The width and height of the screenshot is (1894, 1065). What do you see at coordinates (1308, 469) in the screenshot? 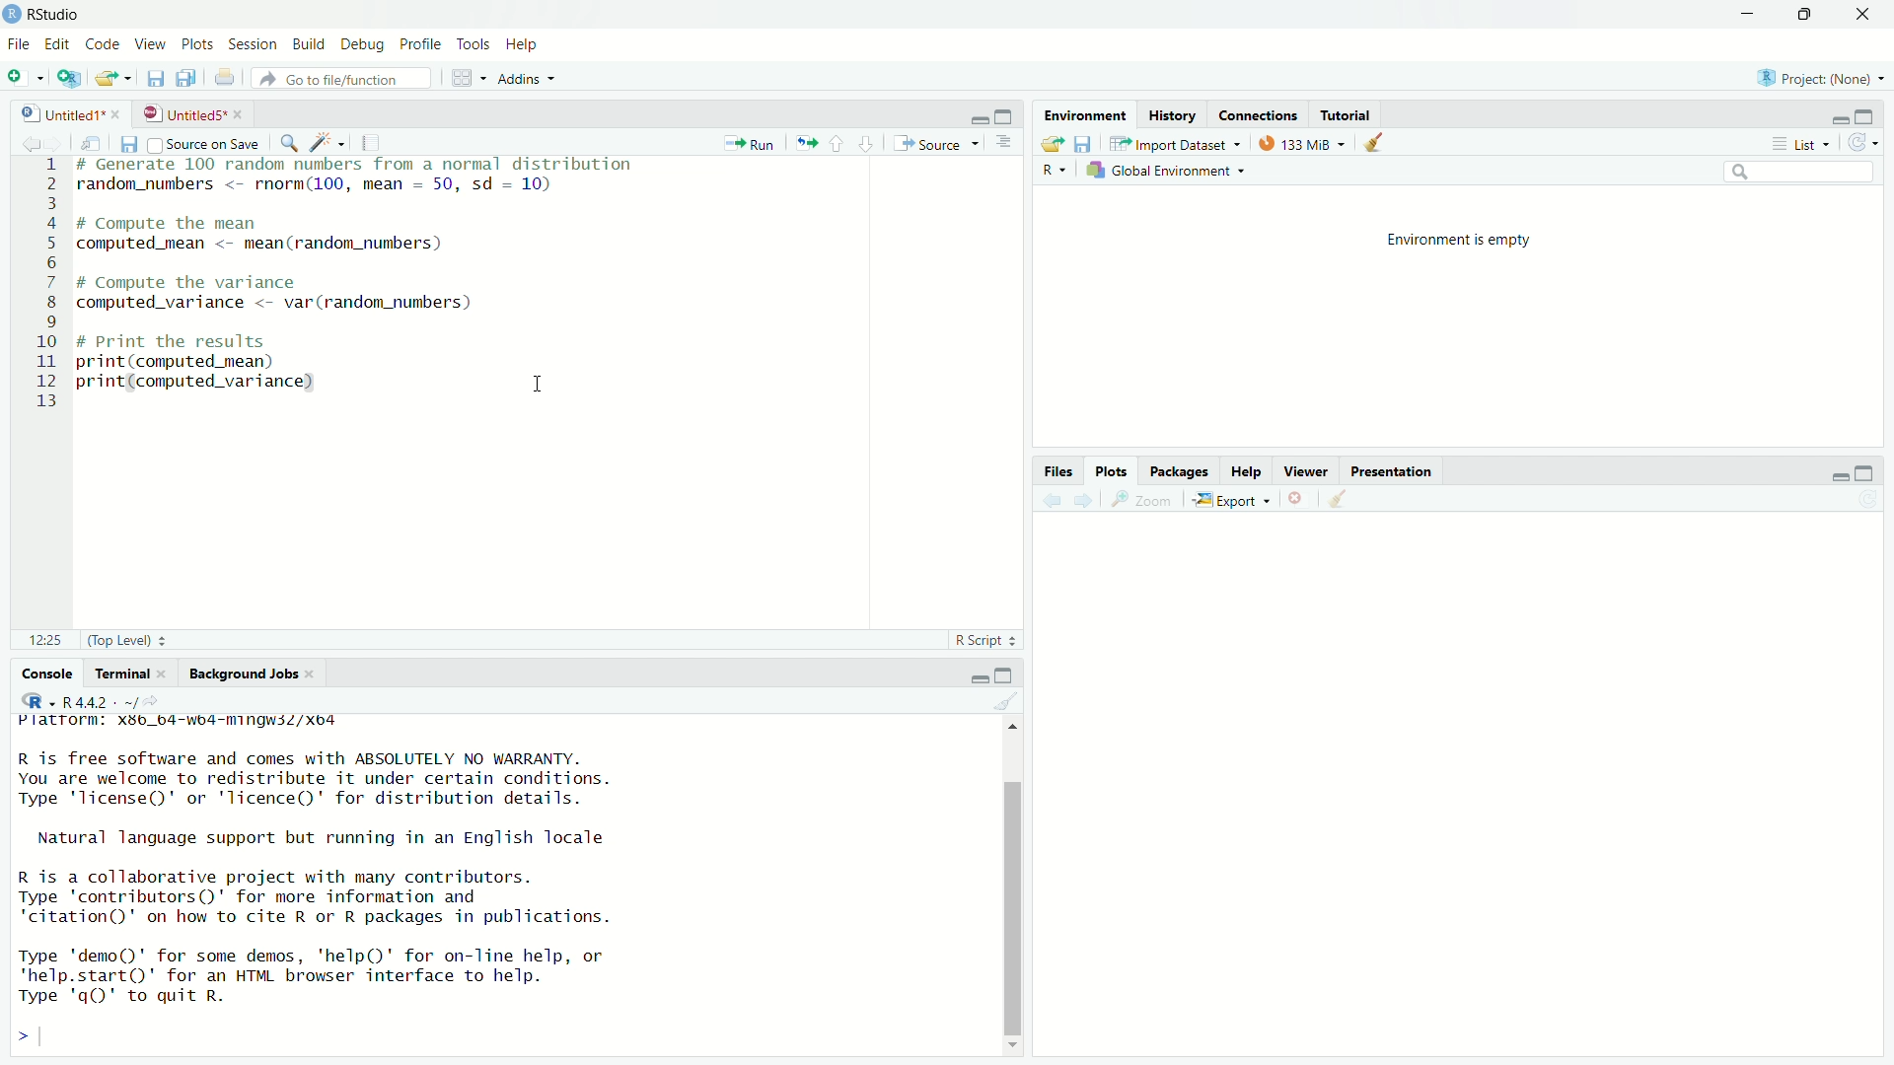
I see `viewer` at bounding box center [1308, 469].